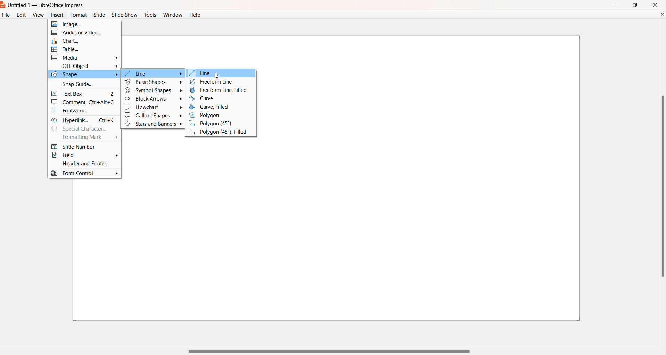  What do you see at coordinates (81, 129) in the screenshot?
I see `Special Character` at bounding box center [81, 129].